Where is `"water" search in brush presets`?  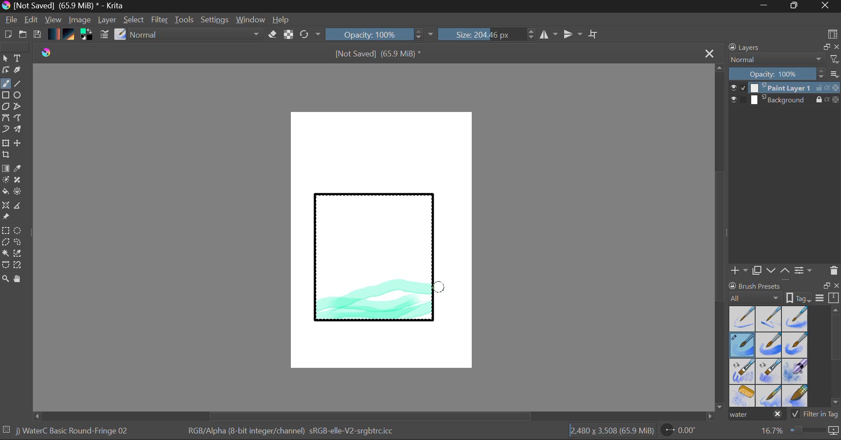
"water" search in brush presets is located at coordinates (756, 416).